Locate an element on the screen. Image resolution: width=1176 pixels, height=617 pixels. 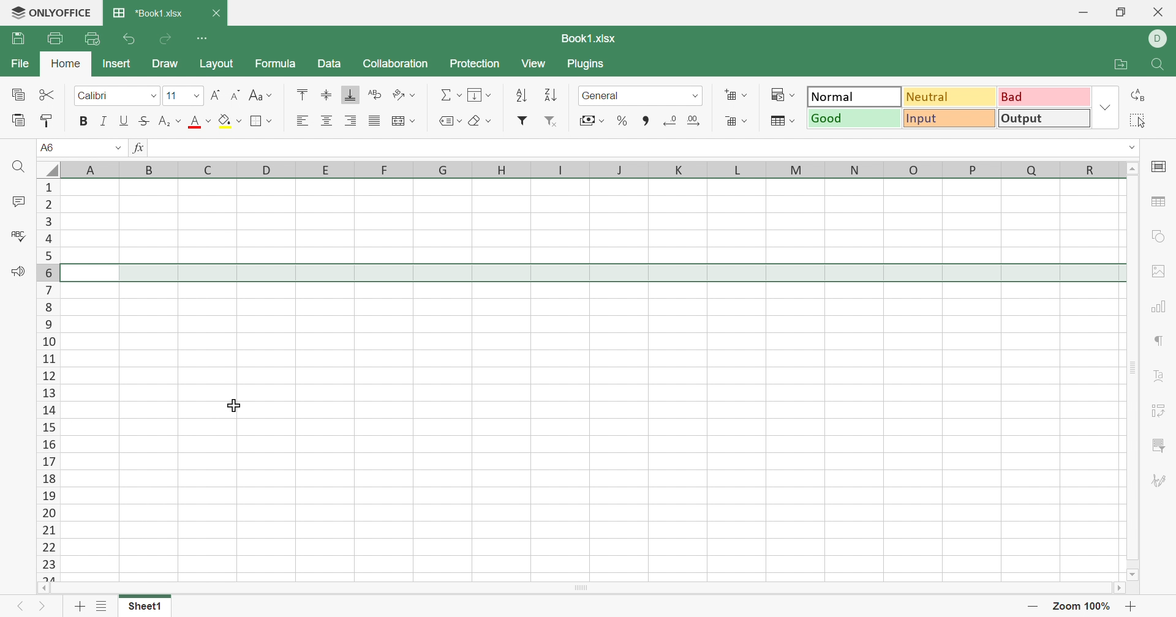
Fill is located at coordinates (478, 93).